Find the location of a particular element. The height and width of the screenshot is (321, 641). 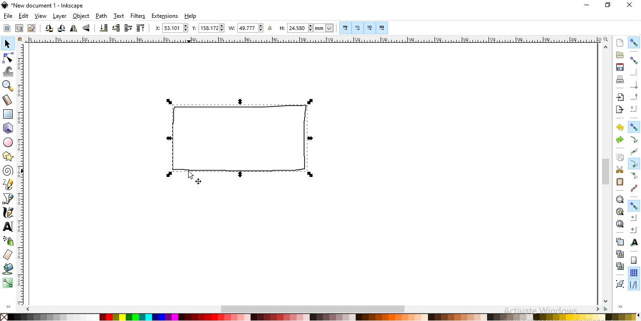

lower selction one step is located at coordinates (115, 28).